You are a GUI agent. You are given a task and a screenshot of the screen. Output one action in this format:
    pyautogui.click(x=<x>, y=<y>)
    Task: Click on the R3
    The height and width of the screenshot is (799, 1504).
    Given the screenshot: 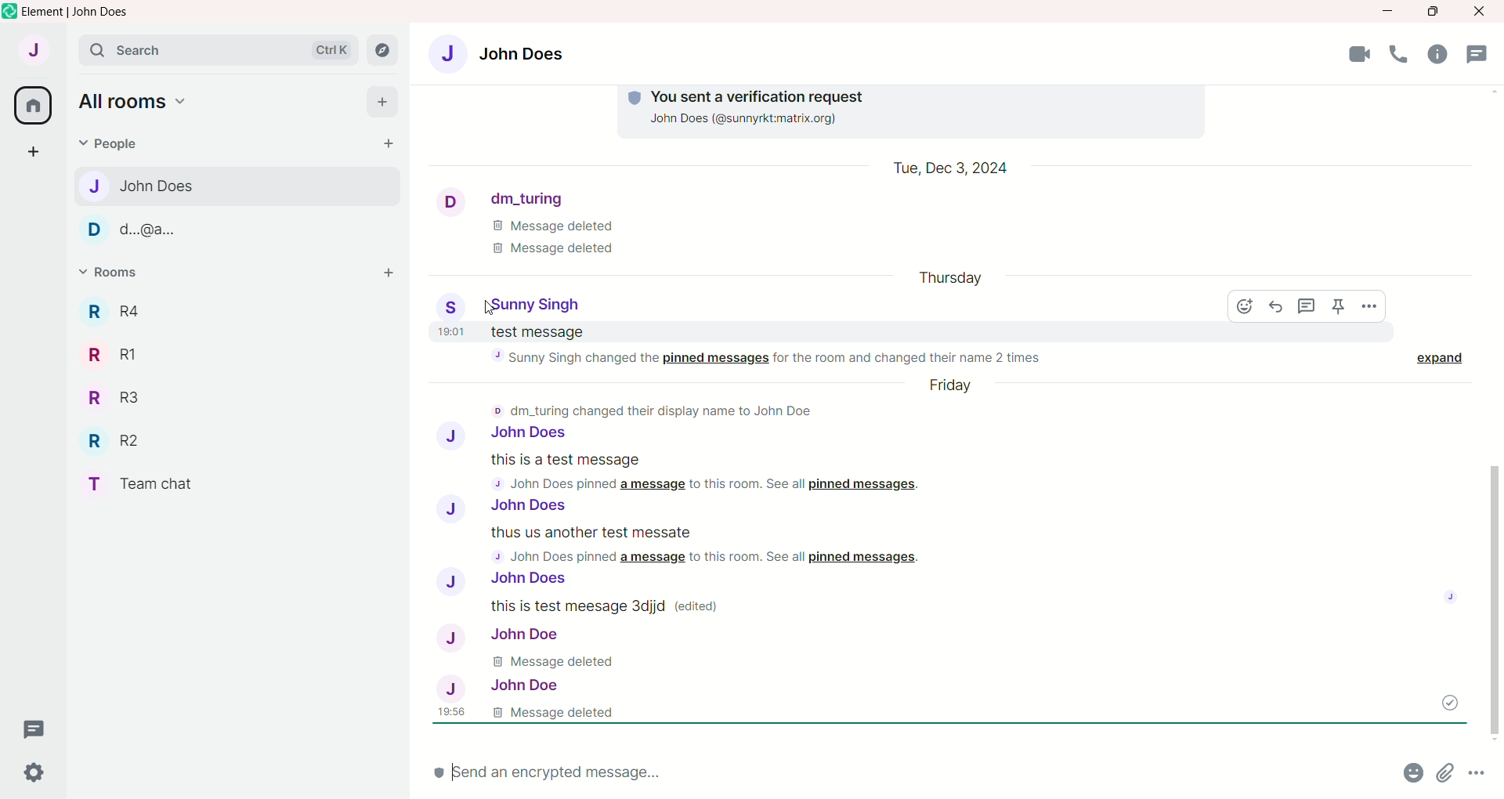 What is the action you would take?
    pyautogui.click(x=112, y=399)
    